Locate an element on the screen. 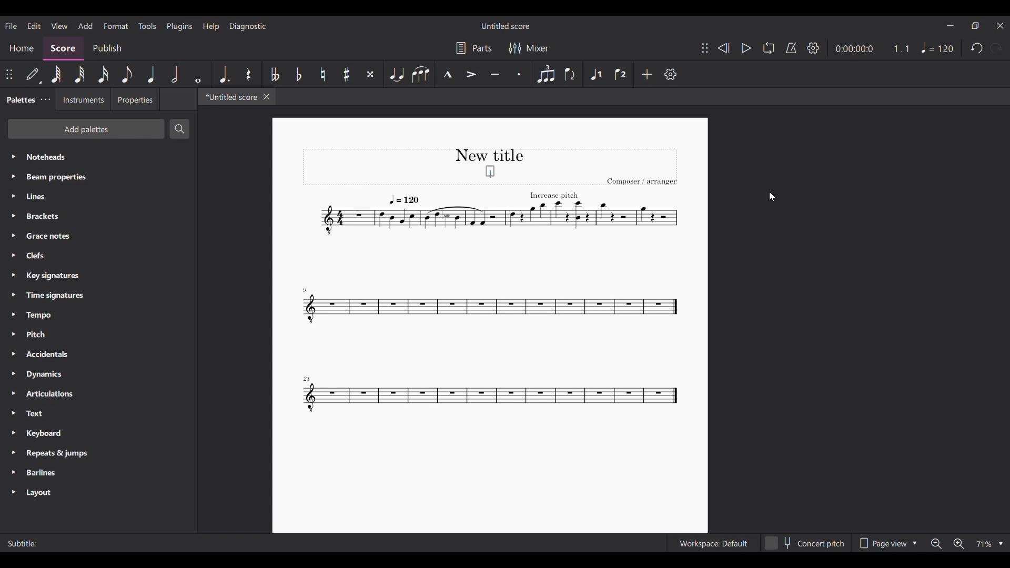 Image resolution: width=1010 pixels, height=568 pixels. Zoom out is located at coordinates (936, 543).